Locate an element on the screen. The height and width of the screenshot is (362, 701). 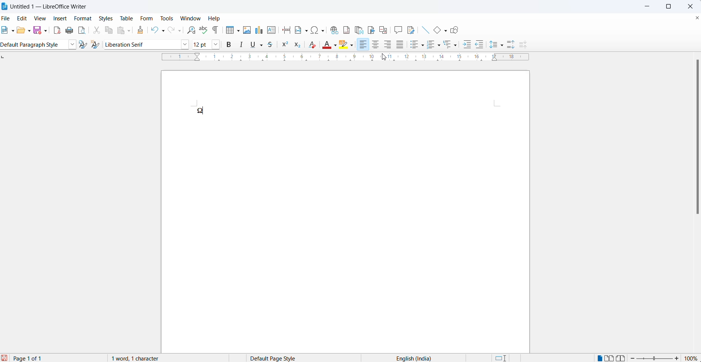
export as pdf is located at coordinates (56, 30).